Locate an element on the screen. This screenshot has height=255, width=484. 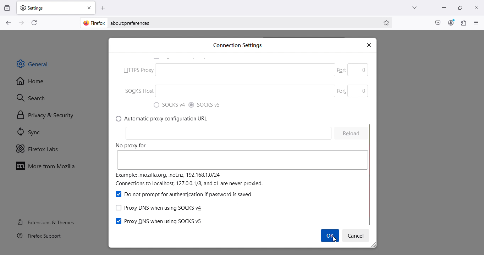
Maximize is located at coordinates (459, 7).